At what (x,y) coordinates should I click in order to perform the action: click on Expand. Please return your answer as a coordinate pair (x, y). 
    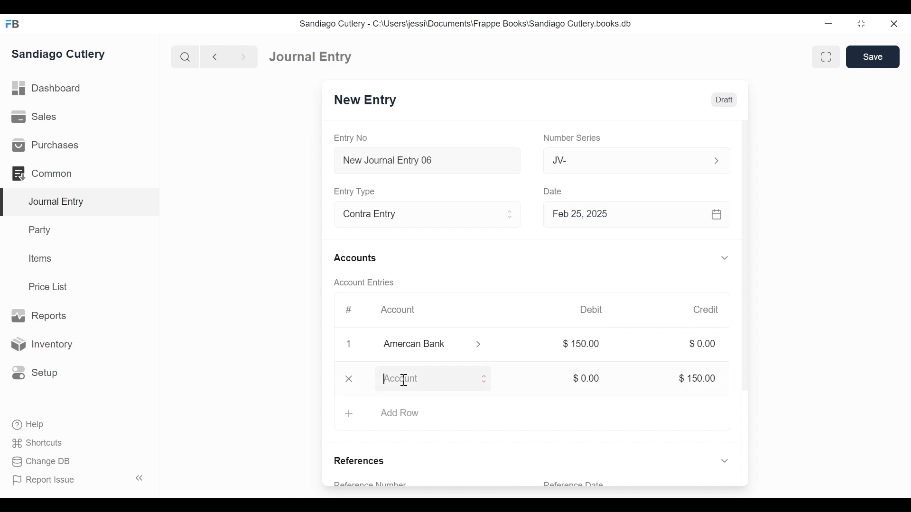
    Looking at the image, I should click on (480, 345).